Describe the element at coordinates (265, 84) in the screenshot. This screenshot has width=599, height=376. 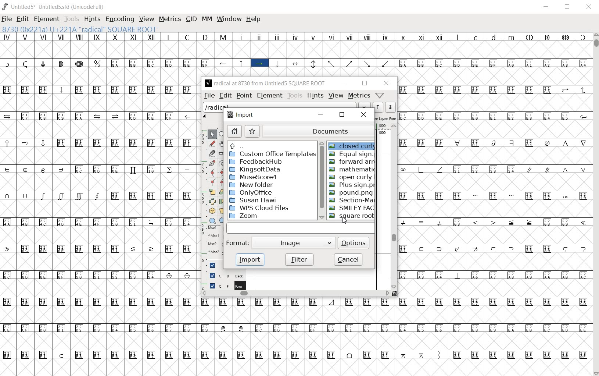
I see `radical at 8730 from Untitled5 SQUARE ROOT` at that location.